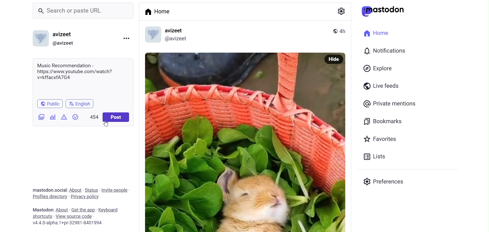 The height and width of the screenshot is (232, 489). I want to click on Notification, so click(385, 50).